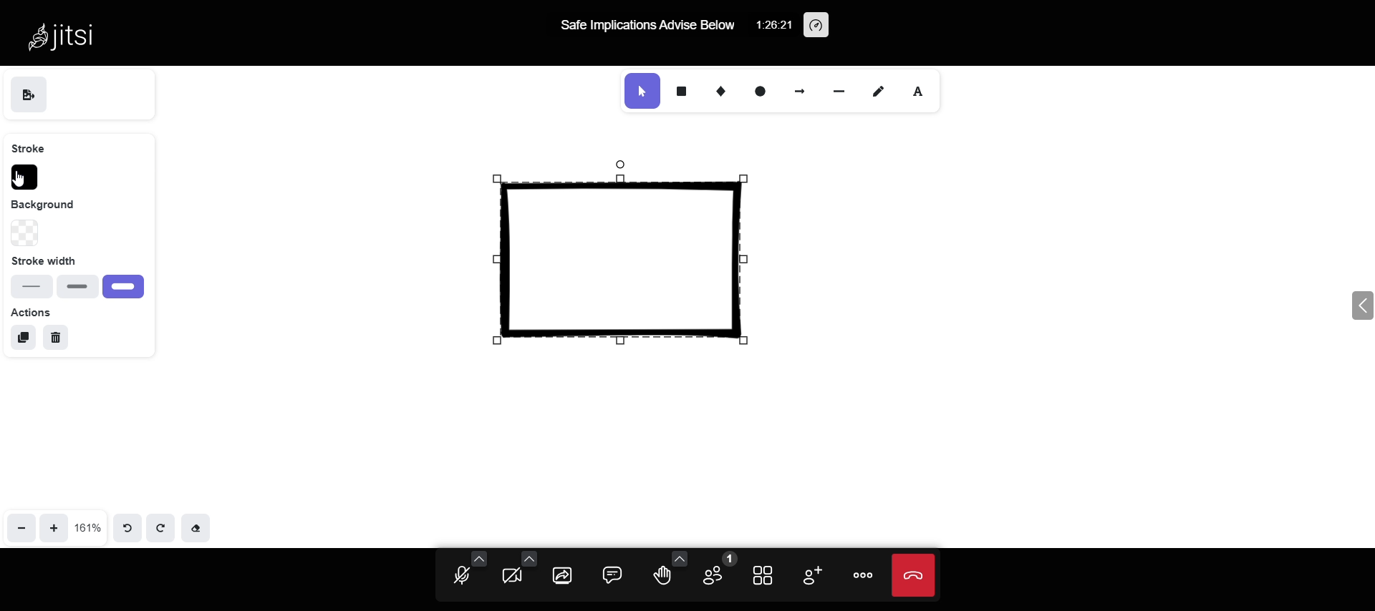  What do you see at coordinates (26, 182) in the screenshot?
I see `cursor` at bounding box center [26, 182].